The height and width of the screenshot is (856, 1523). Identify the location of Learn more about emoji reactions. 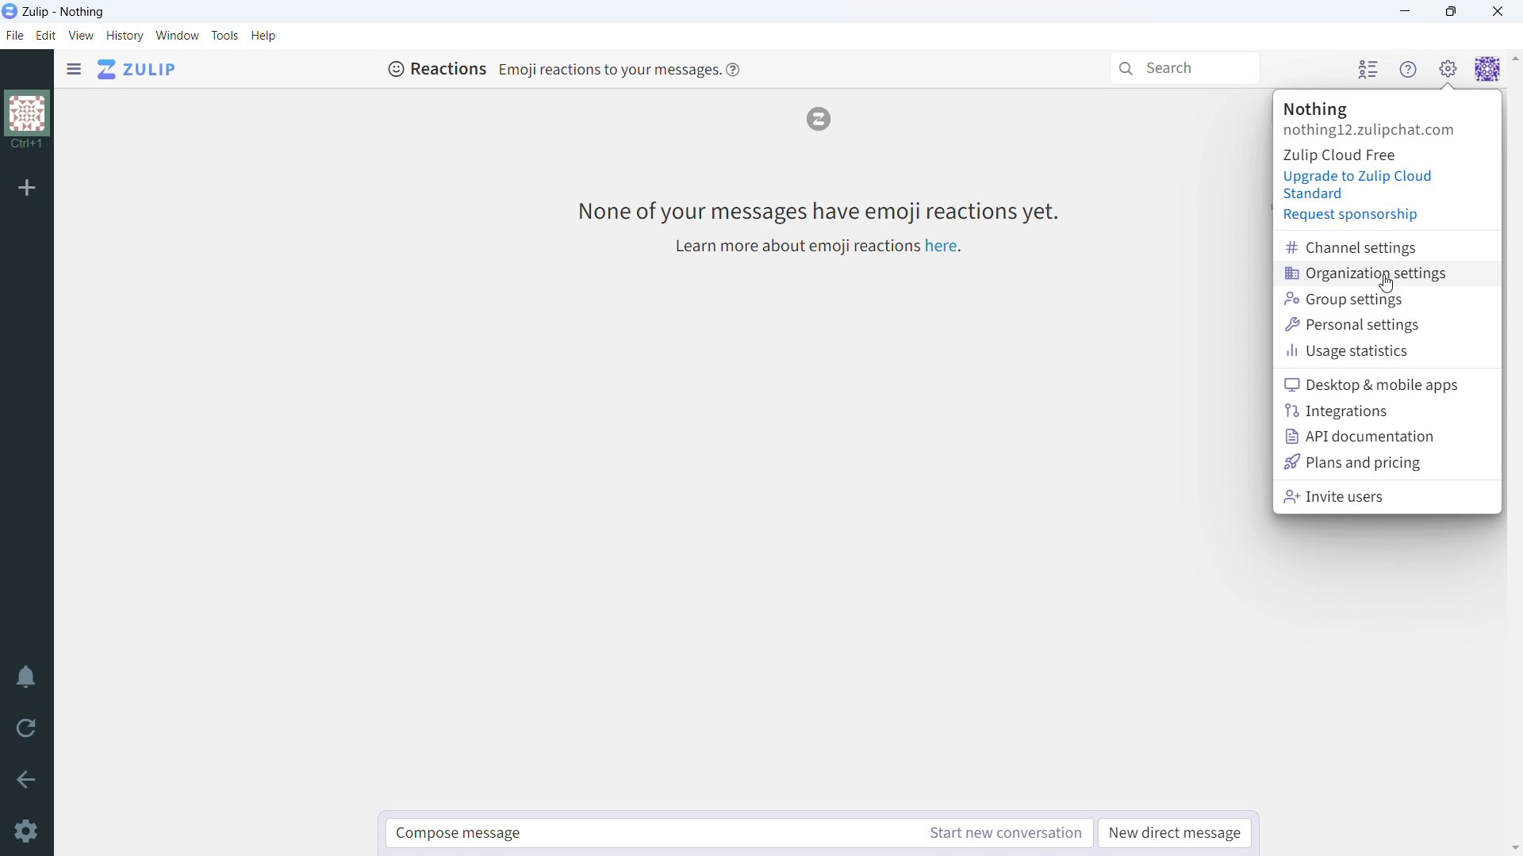
(794, 247).